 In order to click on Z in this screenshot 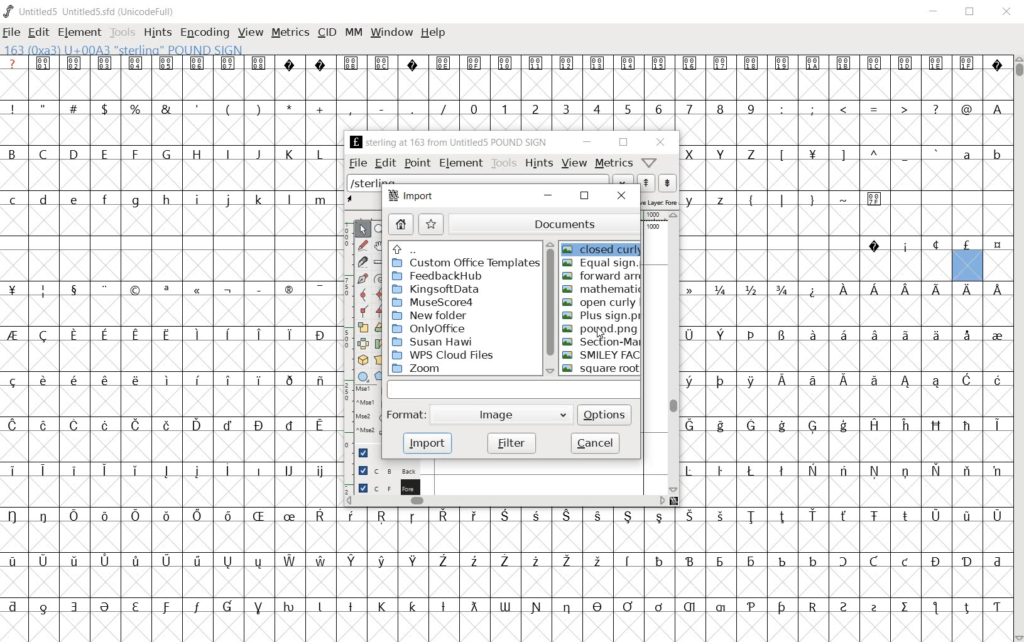, I will do `click(751, 155)`.